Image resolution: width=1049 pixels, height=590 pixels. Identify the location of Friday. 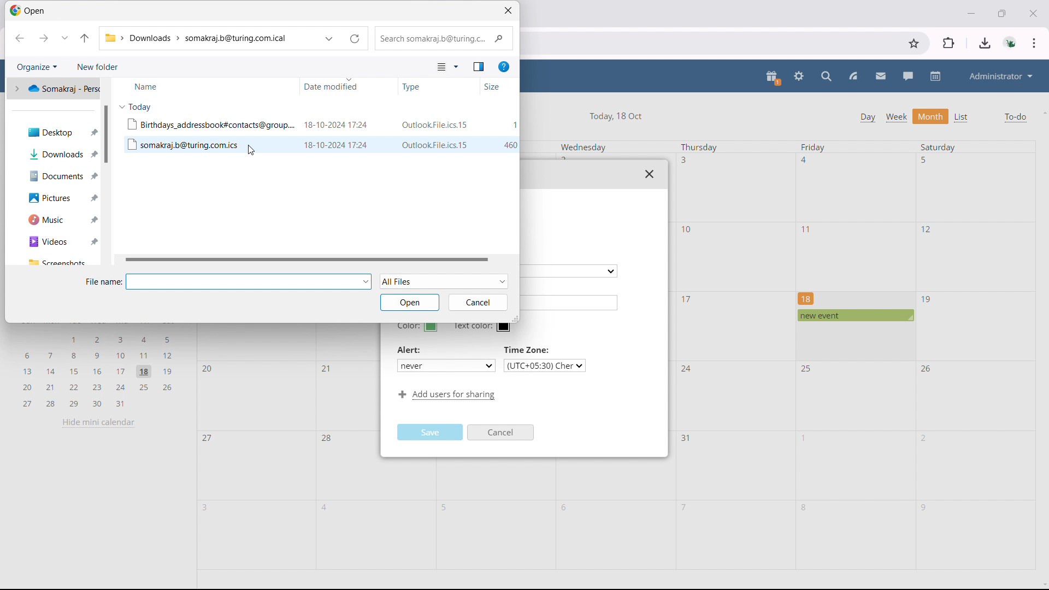
(814, 147).